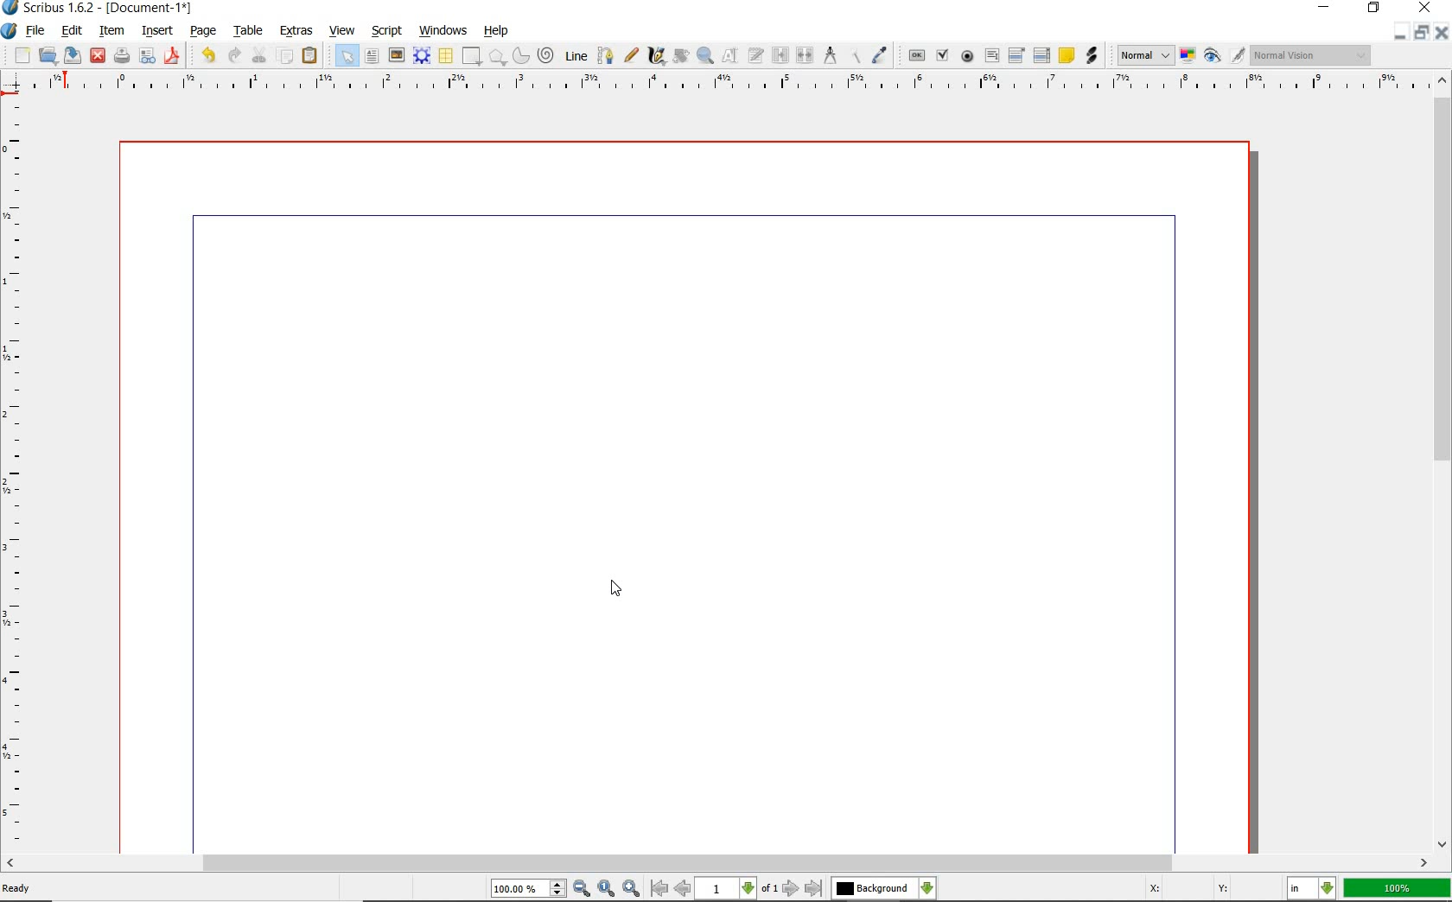 This screenshot has height=902, width=1452. Describe the element at coordinates (443, 29) in the screenshot. I see `windows` at that location.